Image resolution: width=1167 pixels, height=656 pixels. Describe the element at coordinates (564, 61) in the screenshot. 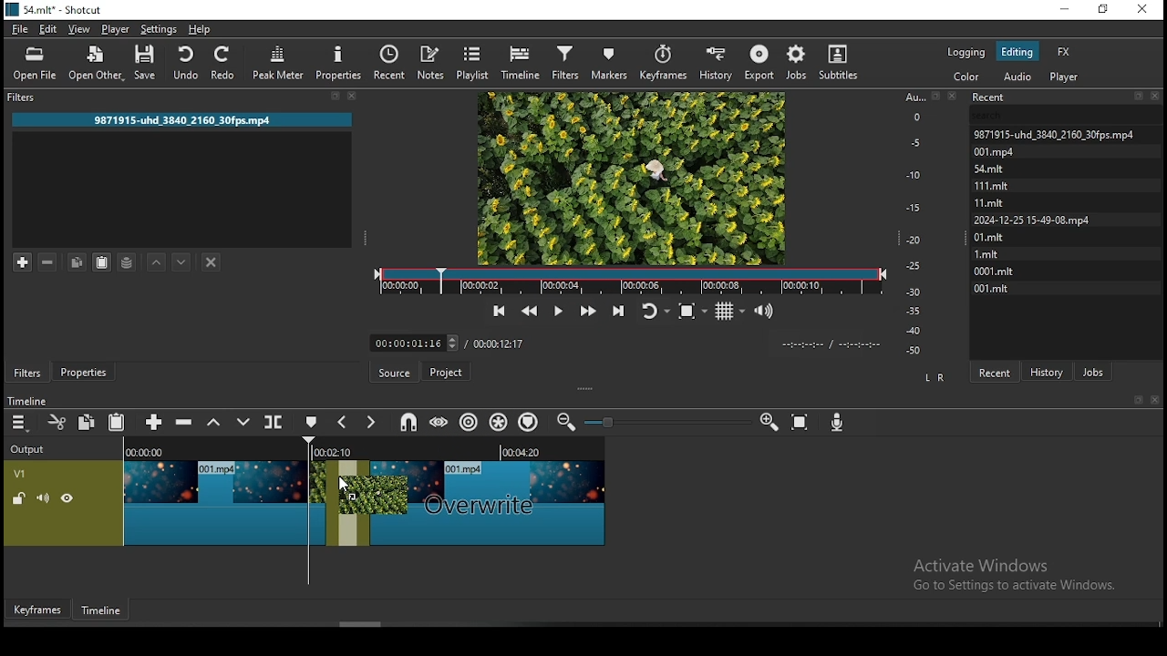

I see `filters` at that location.